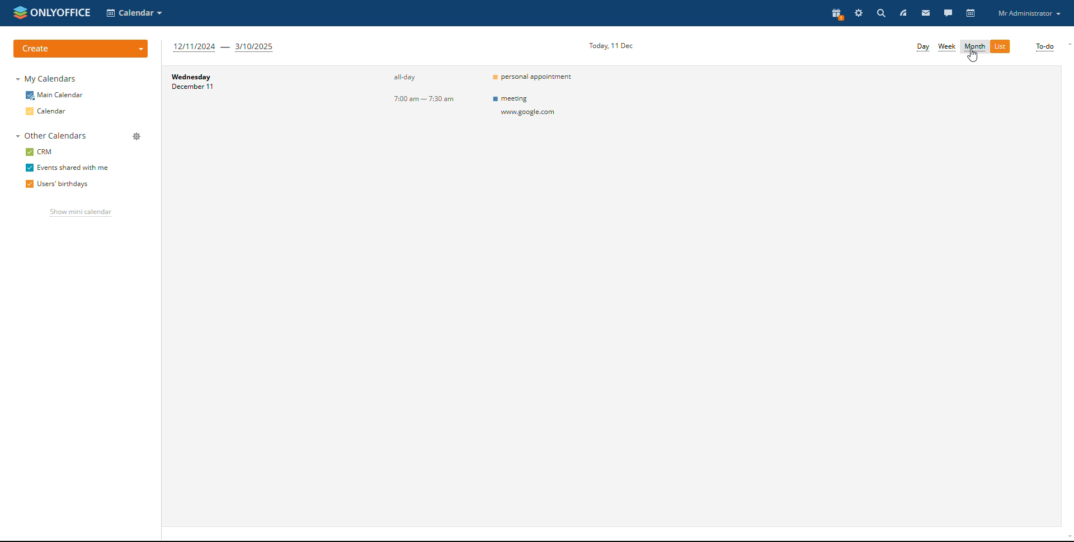 This screenshot has width=1074, height=542. What do you see at coordinates (537, 108) in the screenshot?
I see `meeting` at bounding box center [537, 108].